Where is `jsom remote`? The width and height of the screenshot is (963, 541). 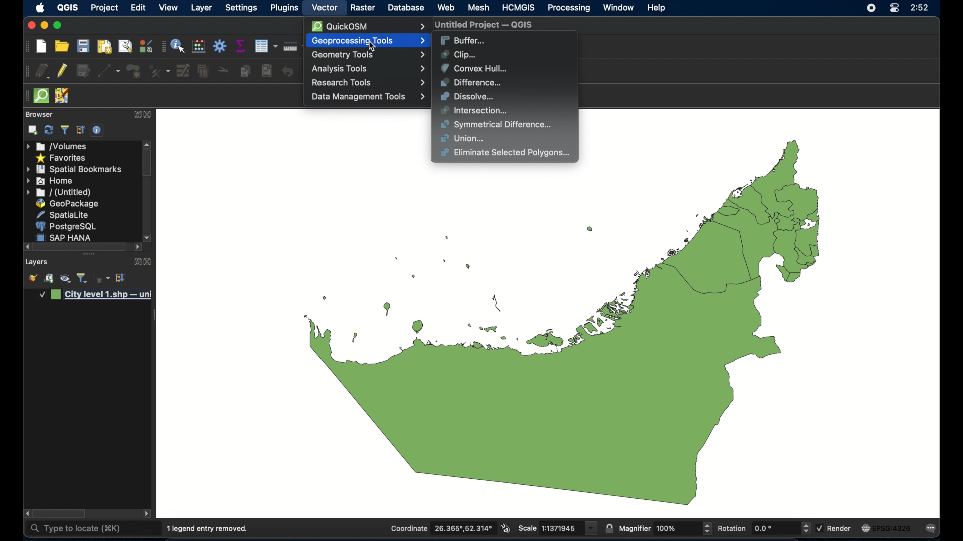 jsom remote is located at coordinates (63, 96).